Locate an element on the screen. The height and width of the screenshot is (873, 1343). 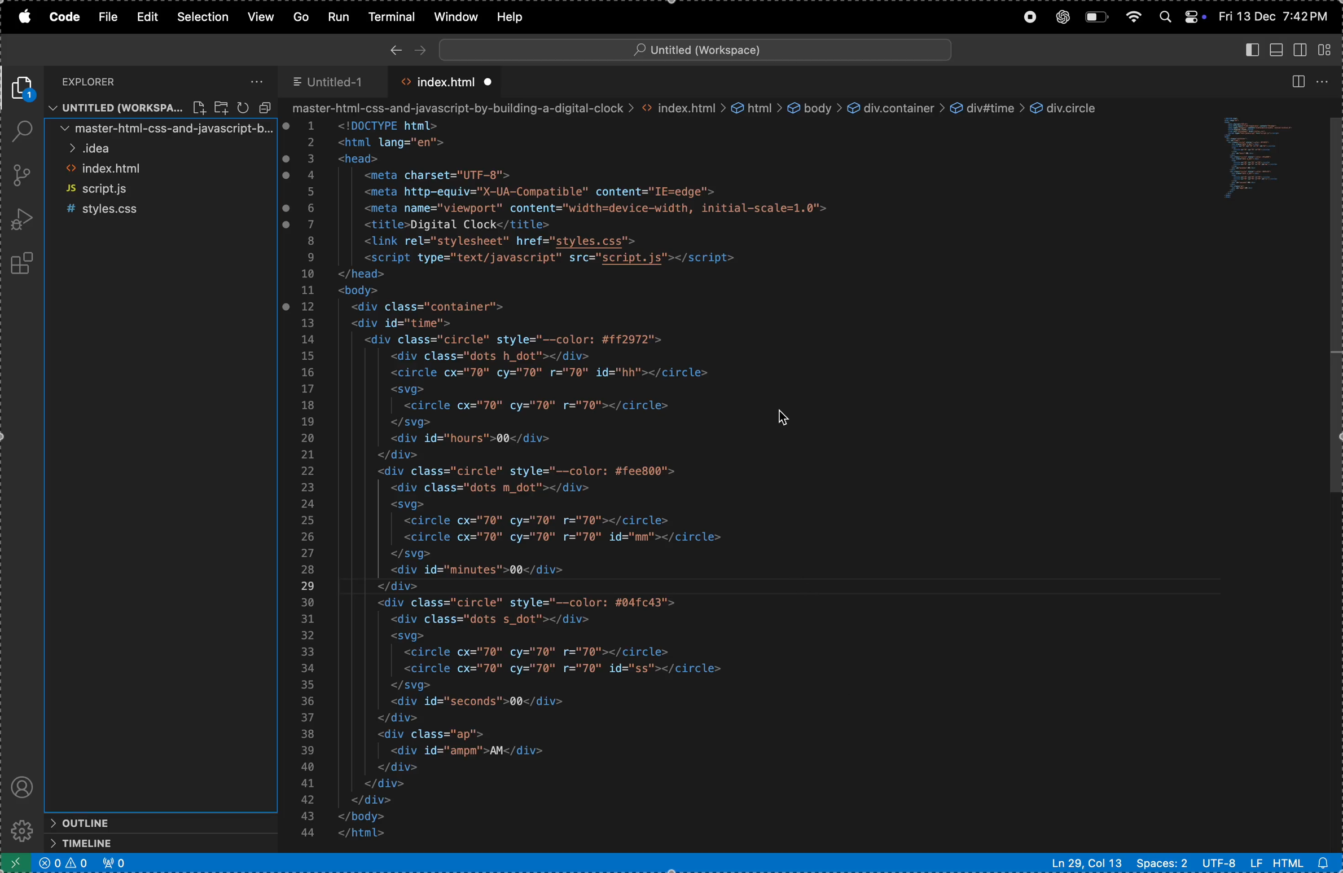
forward is located at coordinates (418, 47).